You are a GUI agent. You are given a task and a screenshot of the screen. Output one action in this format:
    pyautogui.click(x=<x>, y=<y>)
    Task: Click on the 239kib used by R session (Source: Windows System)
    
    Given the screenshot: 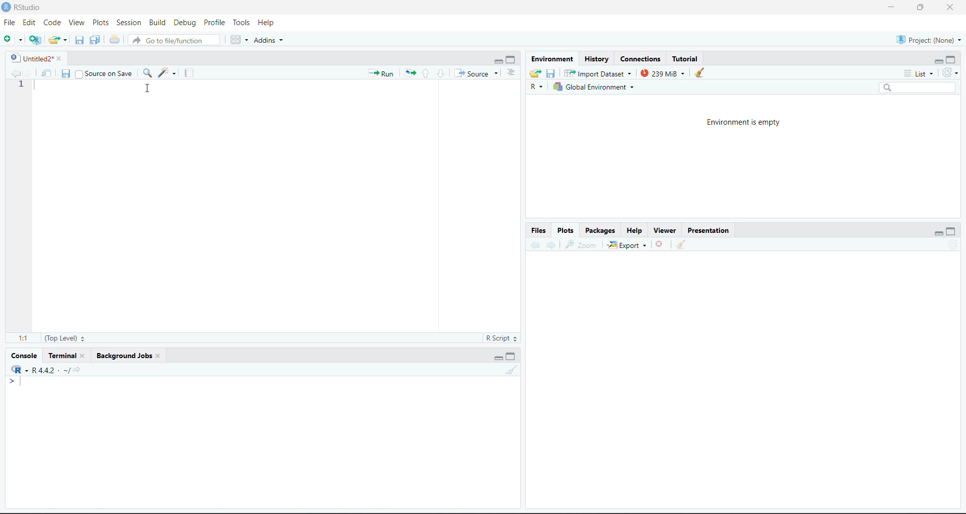 What is the action you would take?
    pyautogui.click(x=664, y=73)
    